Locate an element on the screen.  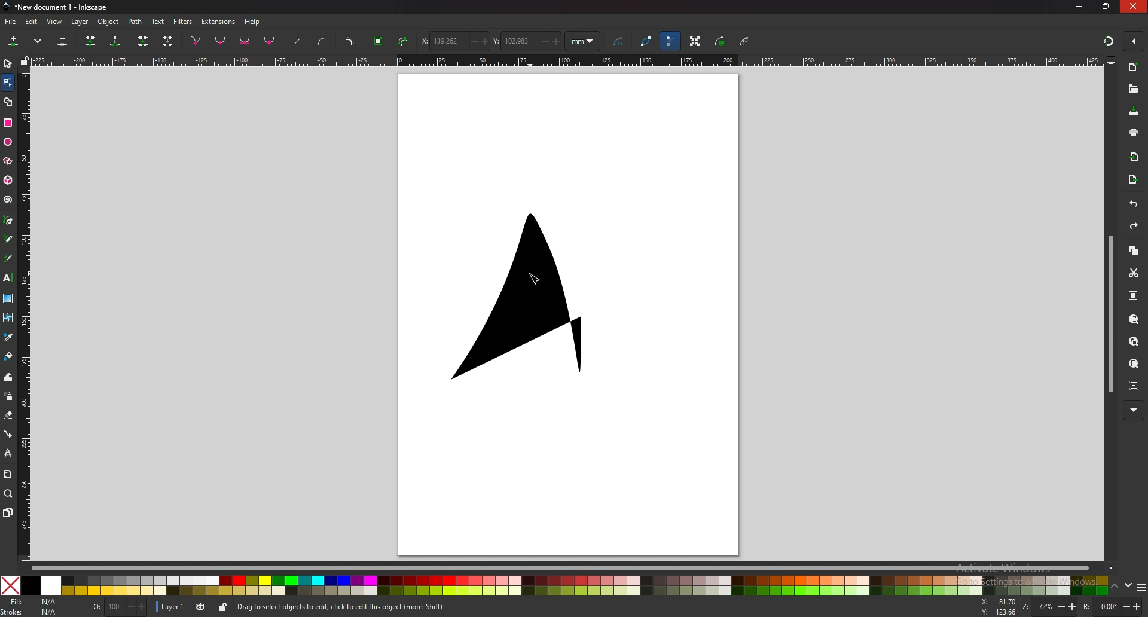
lpe is located at coordinates (8, 453).